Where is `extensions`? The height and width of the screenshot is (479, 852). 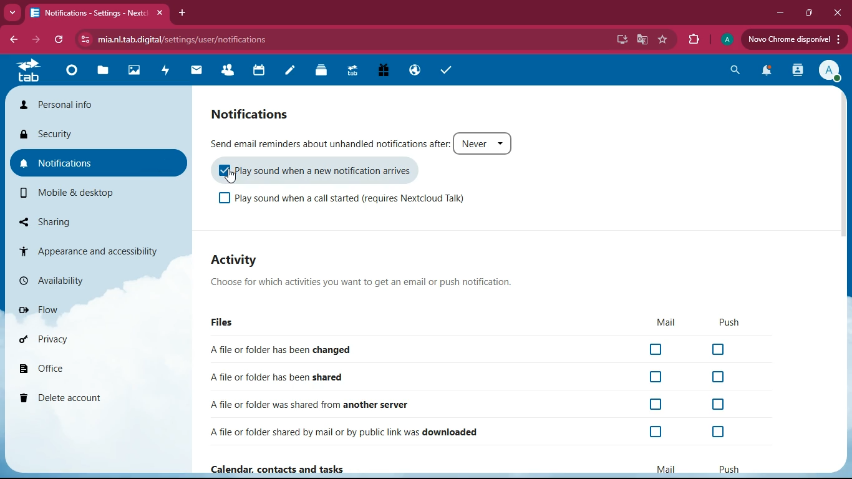 extensions is located at coordinates (694, 40).